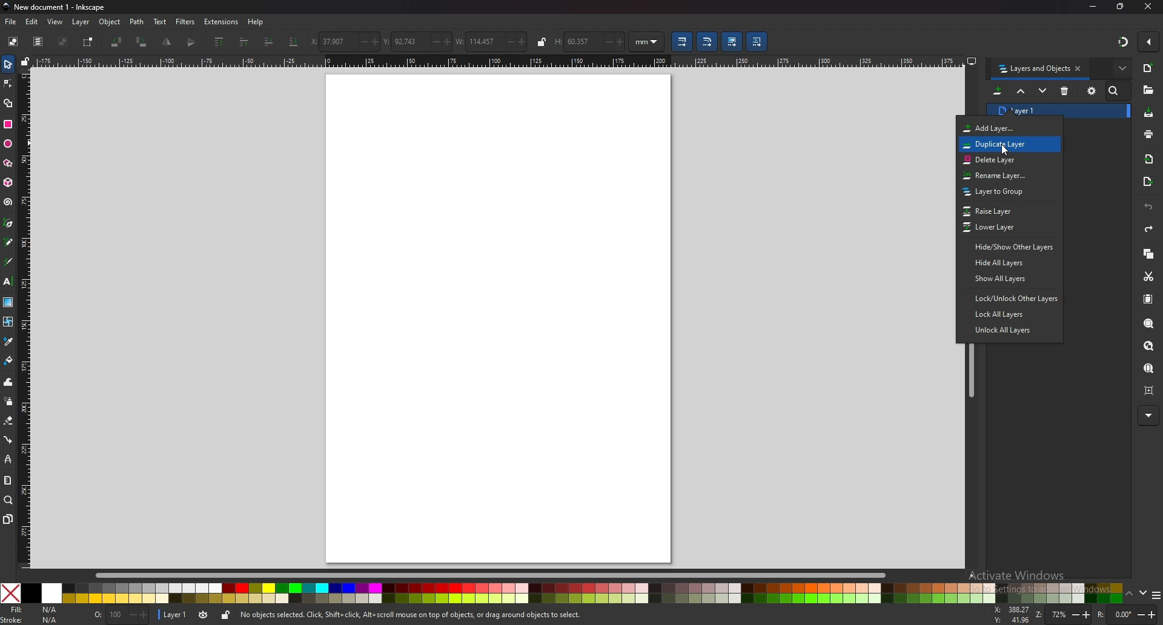 This screenshot has height=625, width=1163. I want to click on enable snapping, so click(1149, 41).